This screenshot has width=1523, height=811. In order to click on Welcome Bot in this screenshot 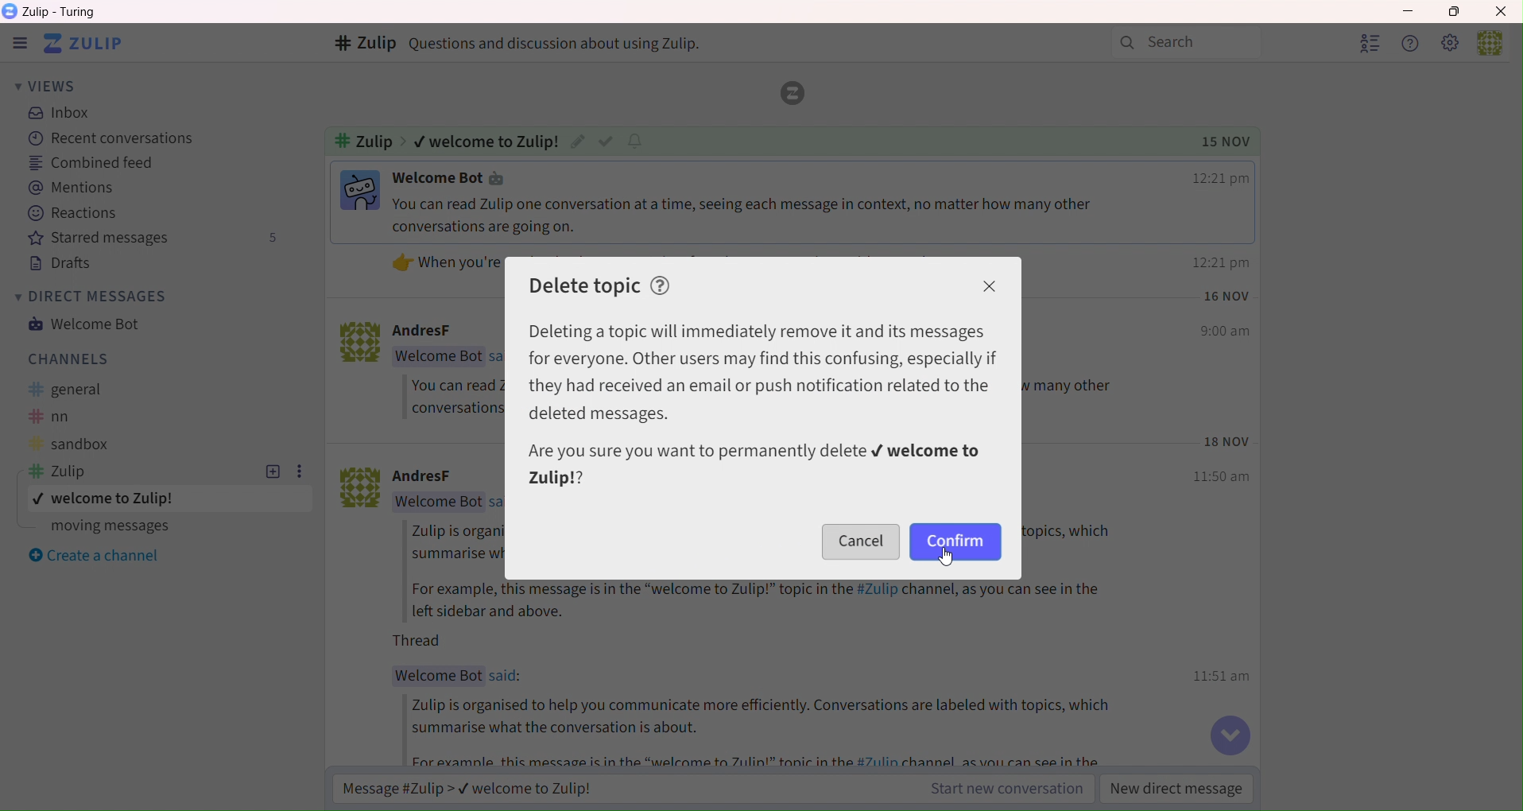, I will do `click(88, 324)`.